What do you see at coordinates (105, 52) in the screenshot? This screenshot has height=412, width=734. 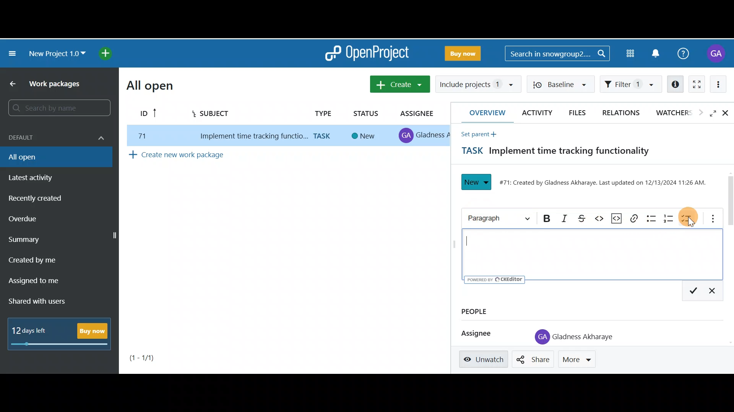 I see `Open quick add menu` at bounding box center [105, 52].